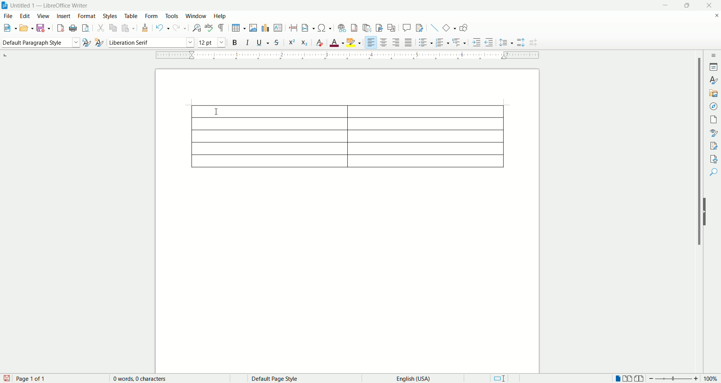  I want to click on form, so click(152, 17).